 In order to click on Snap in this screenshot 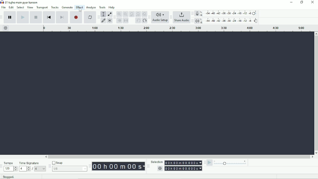, I will do `click(69, 166)`.